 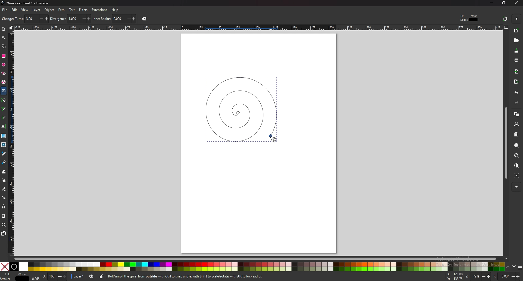 I want to click on node, so click(x=4, y=38).